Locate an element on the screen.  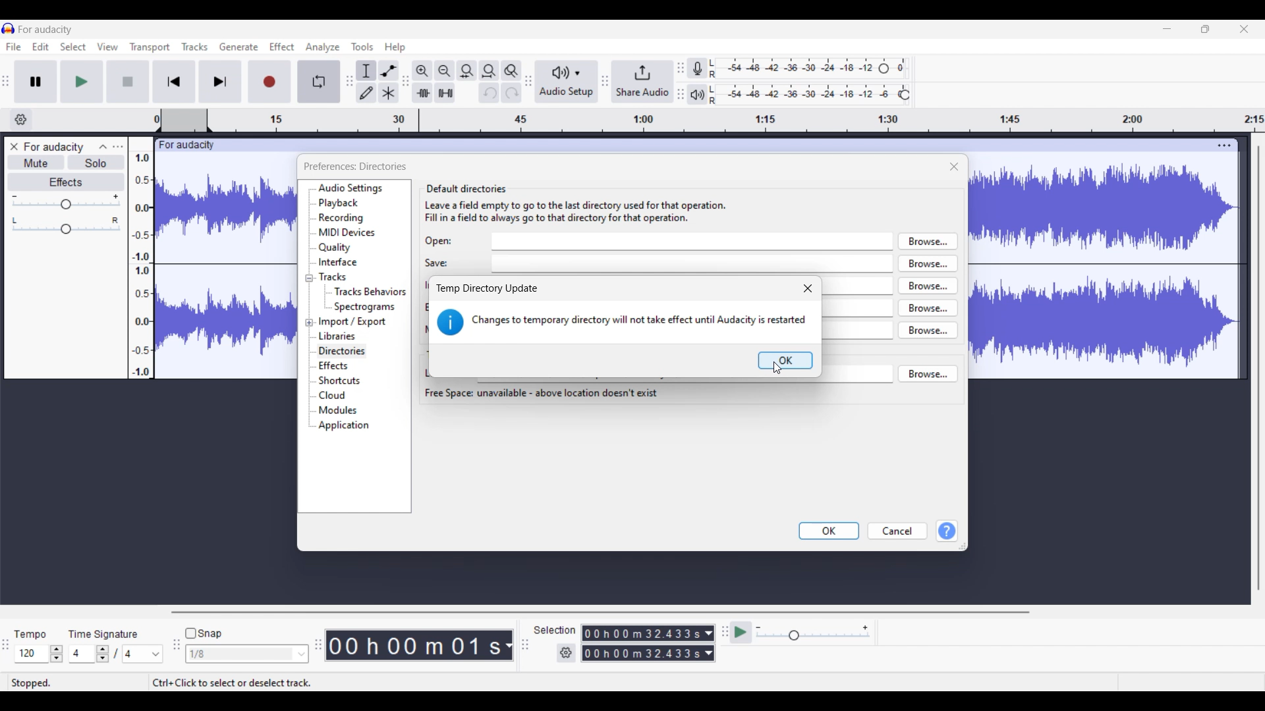
Tools menu is located at coordinates (362, 47).